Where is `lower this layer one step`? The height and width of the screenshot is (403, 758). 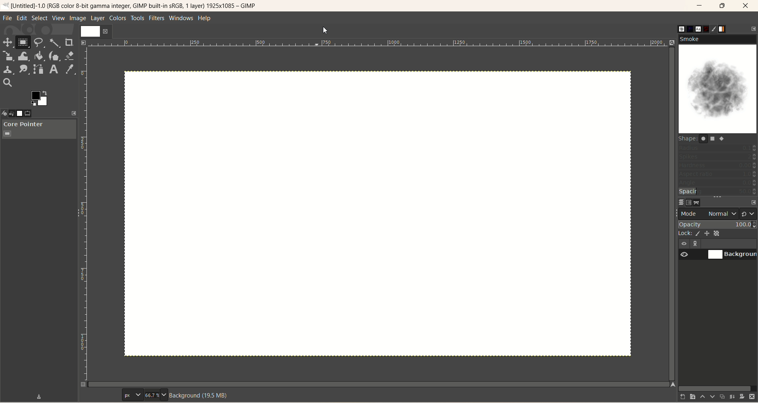
lower this layer one step is located at coordinates (709, 397).